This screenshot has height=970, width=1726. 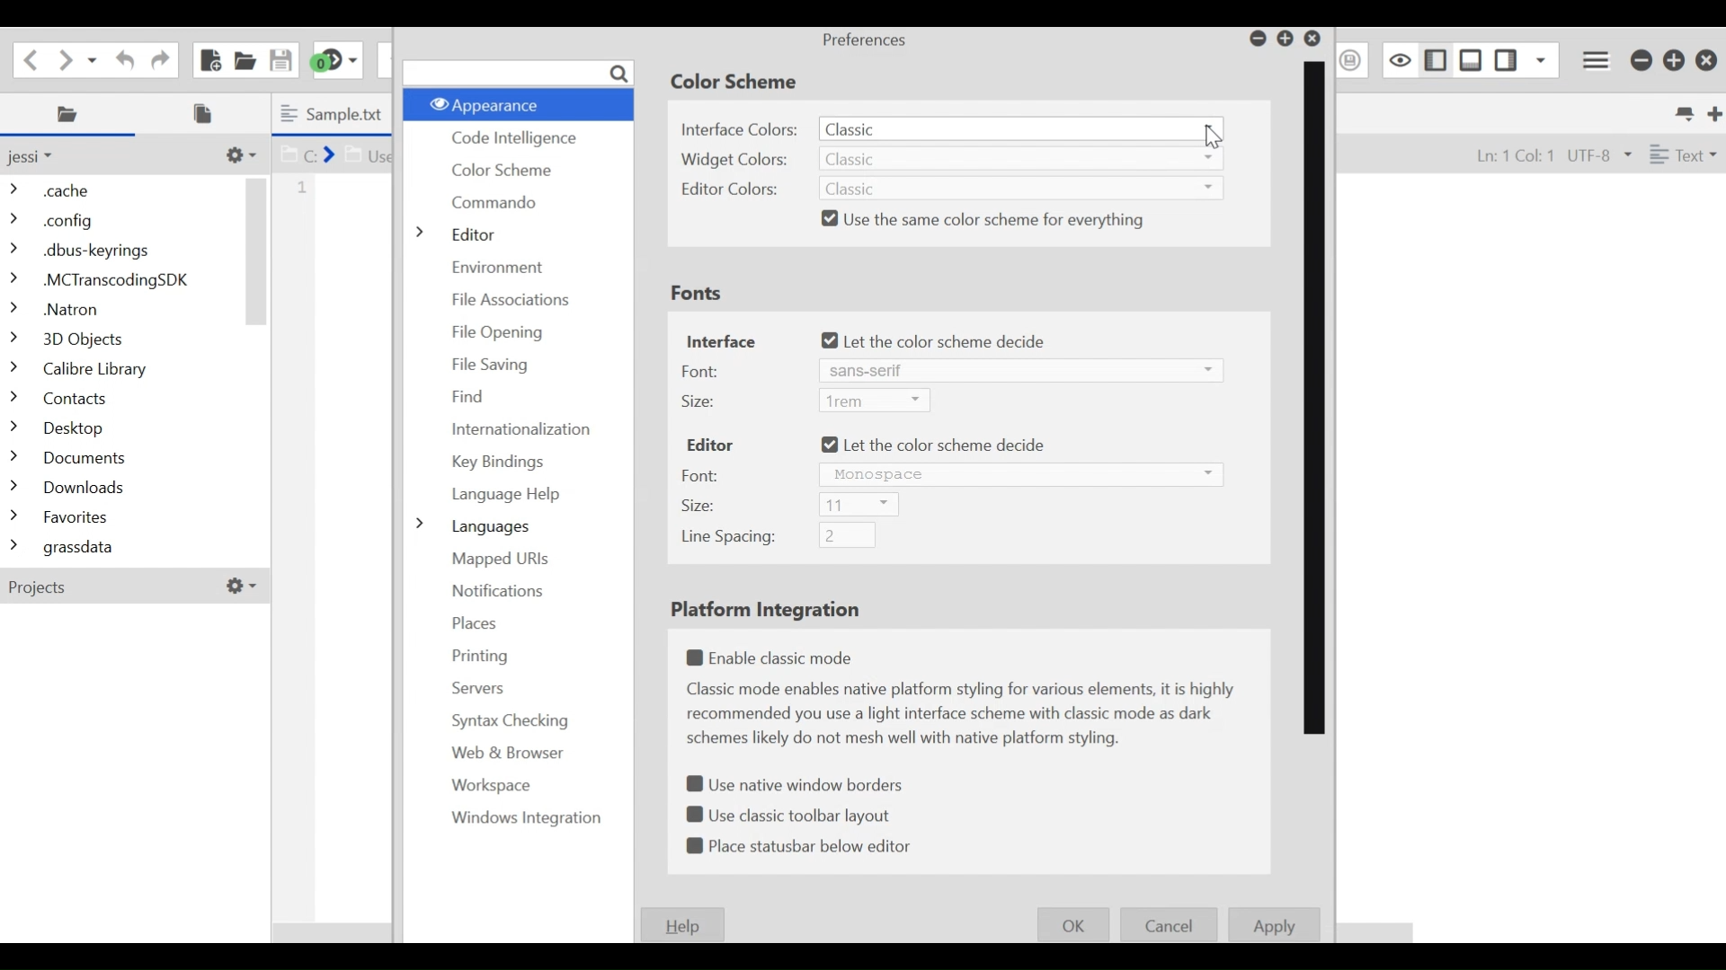 I want to click on Windows Intergration, so click(x=516, y=818).